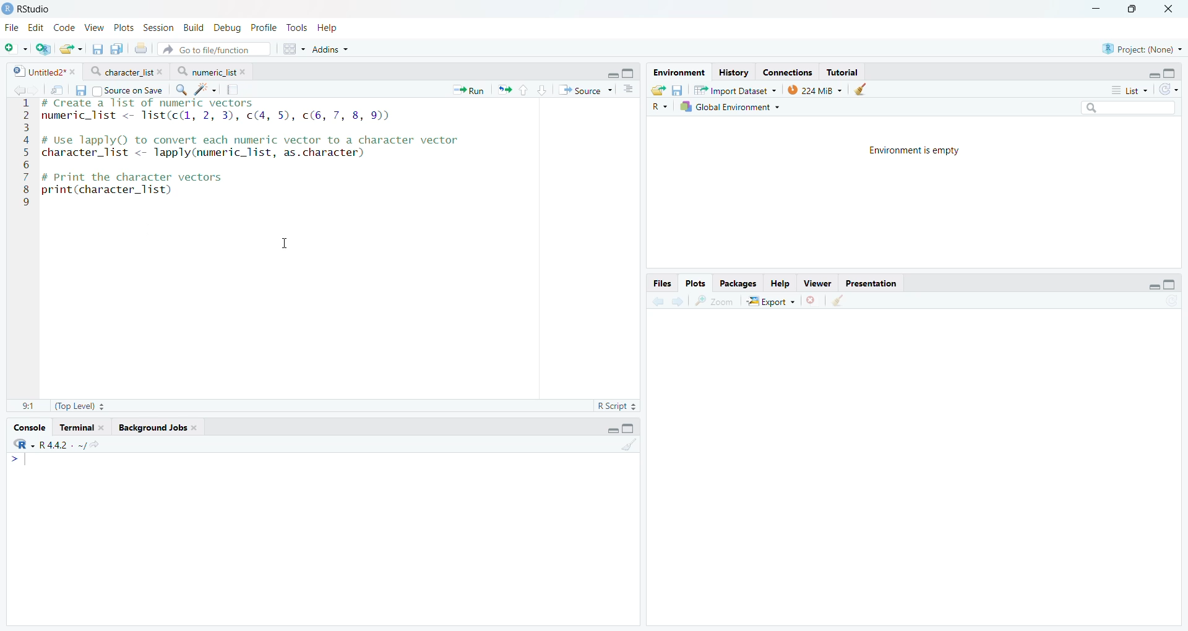 Image resolution: width=1188 pixels, height=631 pixels. What do you see at coordinates (739, 283) in the screenshot?
I see `Packages` at bounding box center [739, 283].